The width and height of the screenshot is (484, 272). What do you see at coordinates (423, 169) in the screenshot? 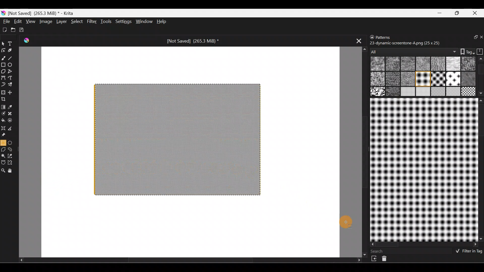
I see `Preview` at bounding box center [423, 169].